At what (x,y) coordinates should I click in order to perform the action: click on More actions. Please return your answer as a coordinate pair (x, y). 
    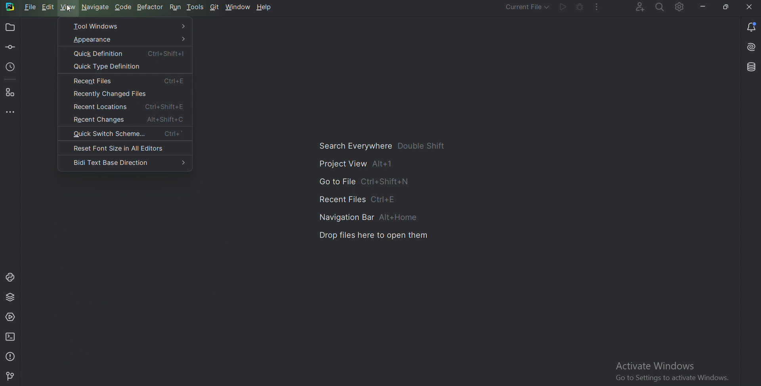
    Looking at the image, I should click on (596, 7).